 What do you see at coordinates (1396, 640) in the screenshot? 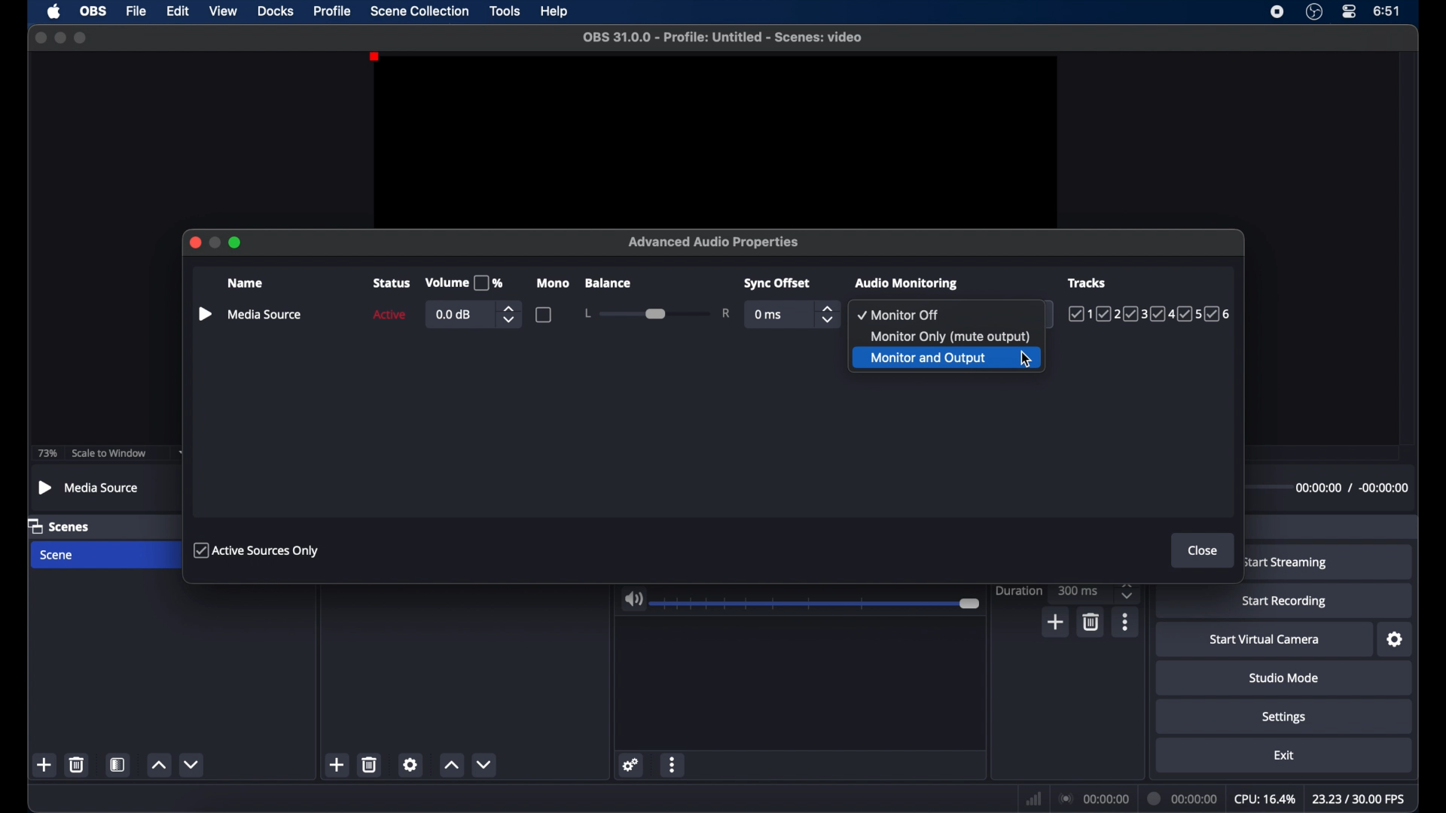
I see `settings` at bounding box center [1396, 640].